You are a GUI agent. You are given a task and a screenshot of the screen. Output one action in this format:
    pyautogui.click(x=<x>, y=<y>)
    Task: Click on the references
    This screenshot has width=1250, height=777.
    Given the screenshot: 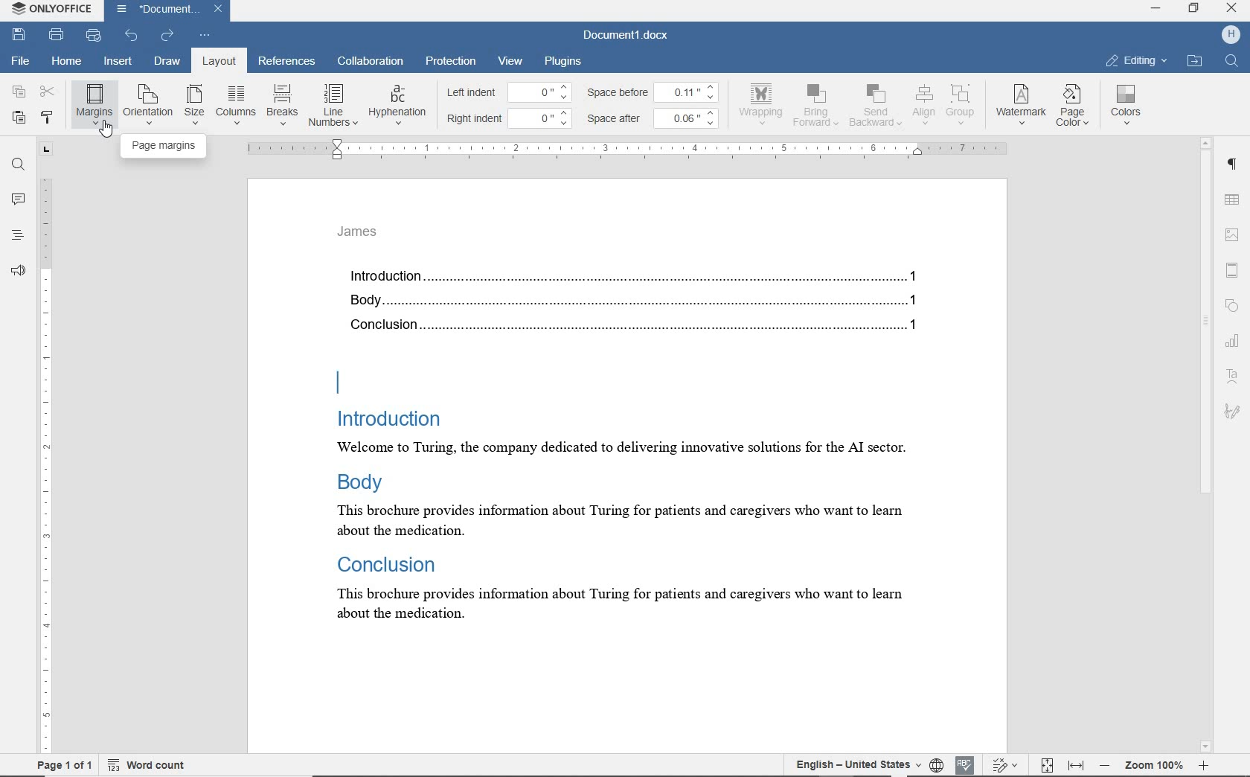 What is the action you would take?
    pyautogui.click(x=287, y=63)
    